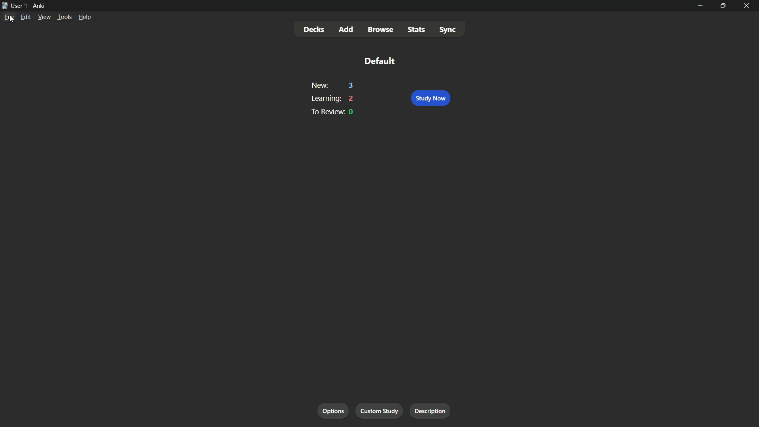 The image size is (759, 427). Describe the element at coordinates (44, 17) in the screenshot. I see `view menu` at that location.